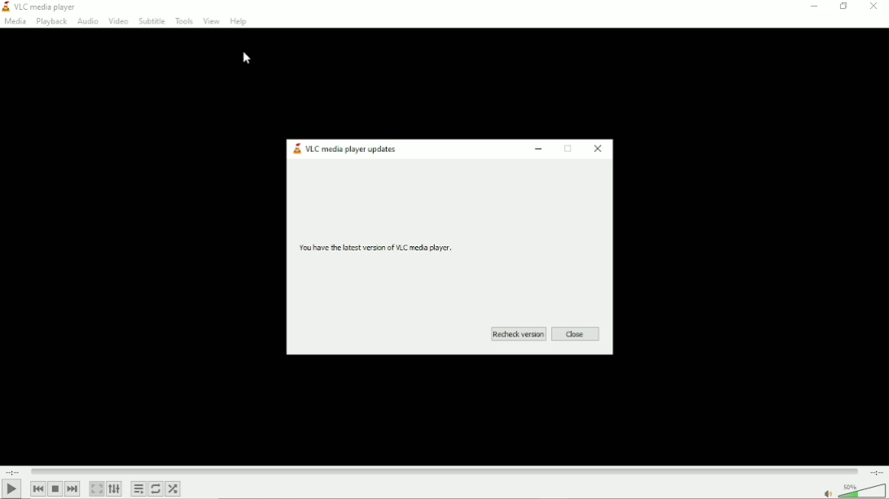 The height and width of the screenshot is (499, 889). What do you see at coordinates (598, 149) in the screenshot?
I see `Close` at bounding box center [598, 149].